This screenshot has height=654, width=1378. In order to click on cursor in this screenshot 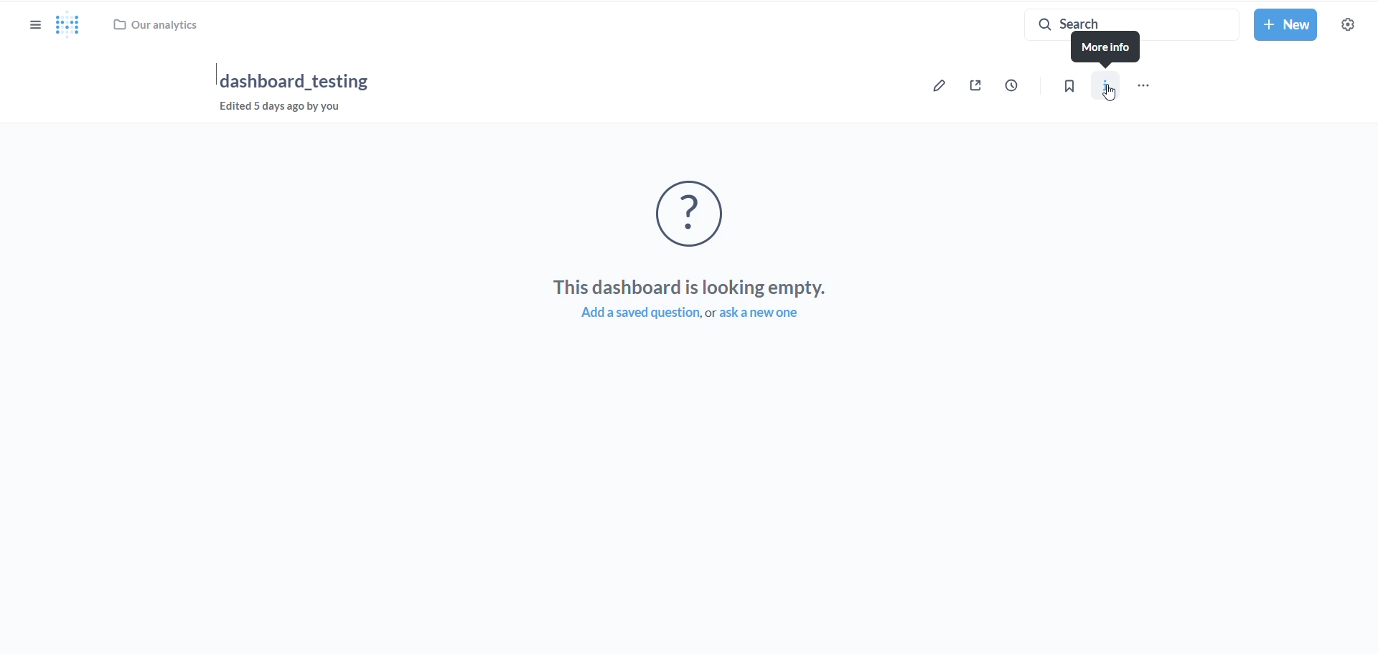, I will do `click(1112, 93)`.